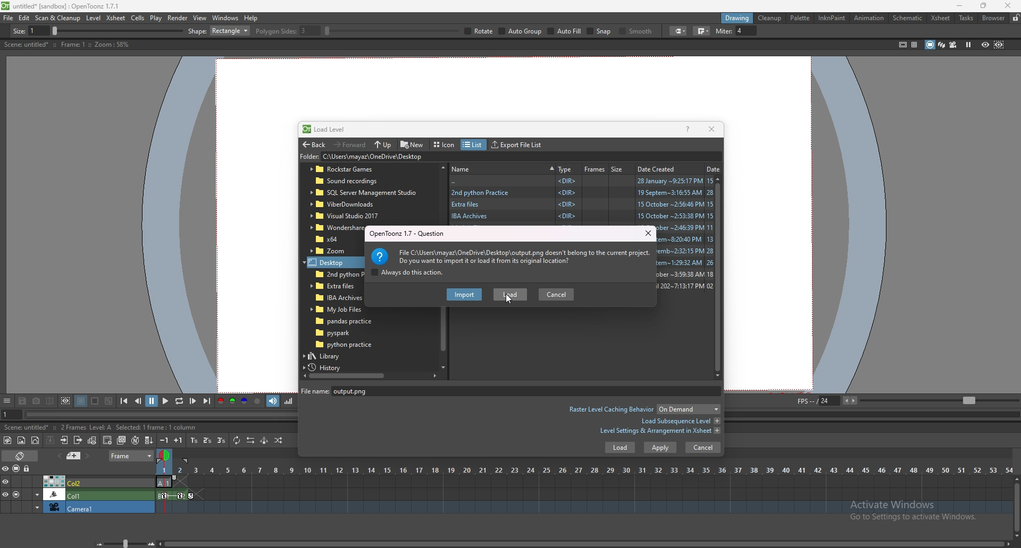 Image resolution: width=1021 pixels, height=548 pixels. Describe the element at coordinates (135, 440) in the screenshot. I see `auto input cell number` at that location.